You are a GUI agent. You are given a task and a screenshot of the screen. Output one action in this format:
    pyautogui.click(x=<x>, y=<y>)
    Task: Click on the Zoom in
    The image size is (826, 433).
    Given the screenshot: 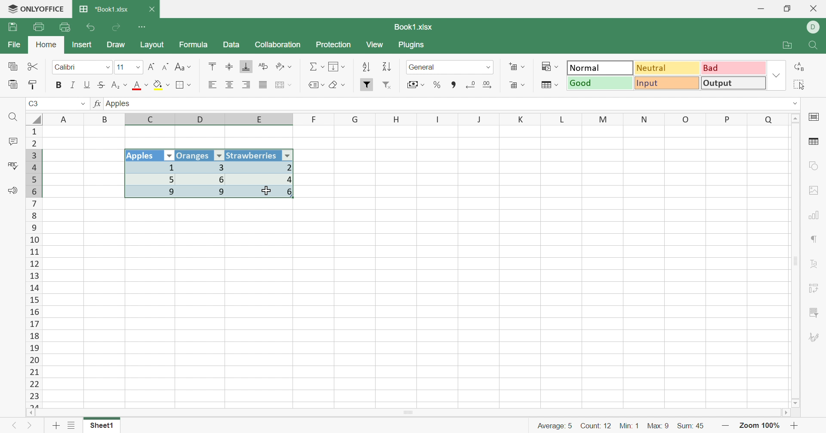 What is the action you would take?
    pyautogui.click(x=796, y=426)
    